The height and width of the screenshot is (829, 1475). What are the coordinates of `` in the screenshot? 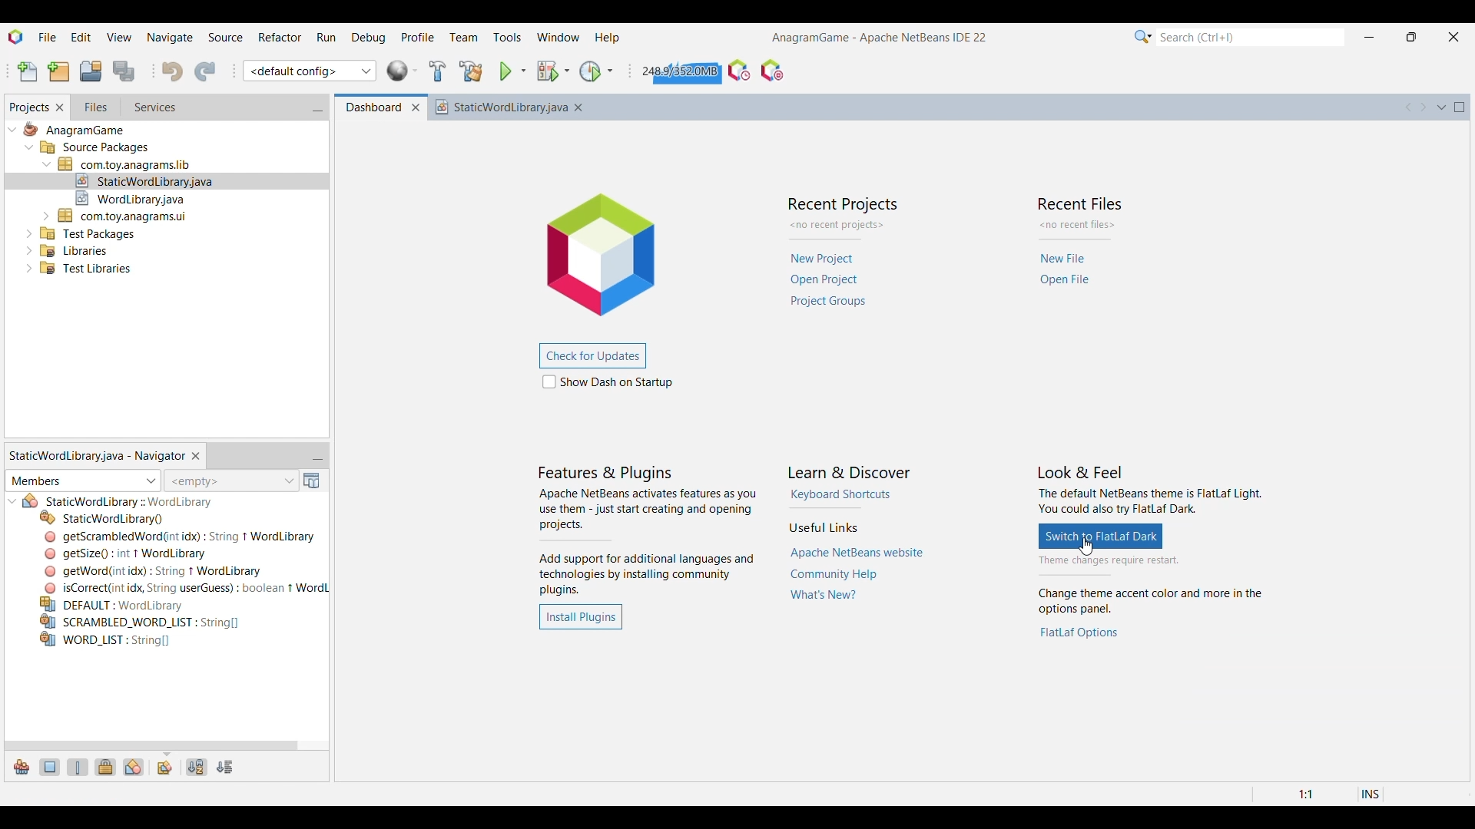 It's located at (140, 621).